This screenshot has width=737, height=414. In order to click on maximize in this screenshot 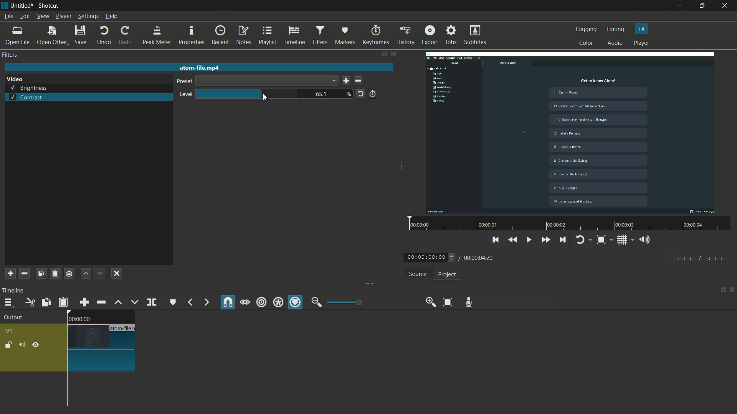, I will do `click(703, 6)`.